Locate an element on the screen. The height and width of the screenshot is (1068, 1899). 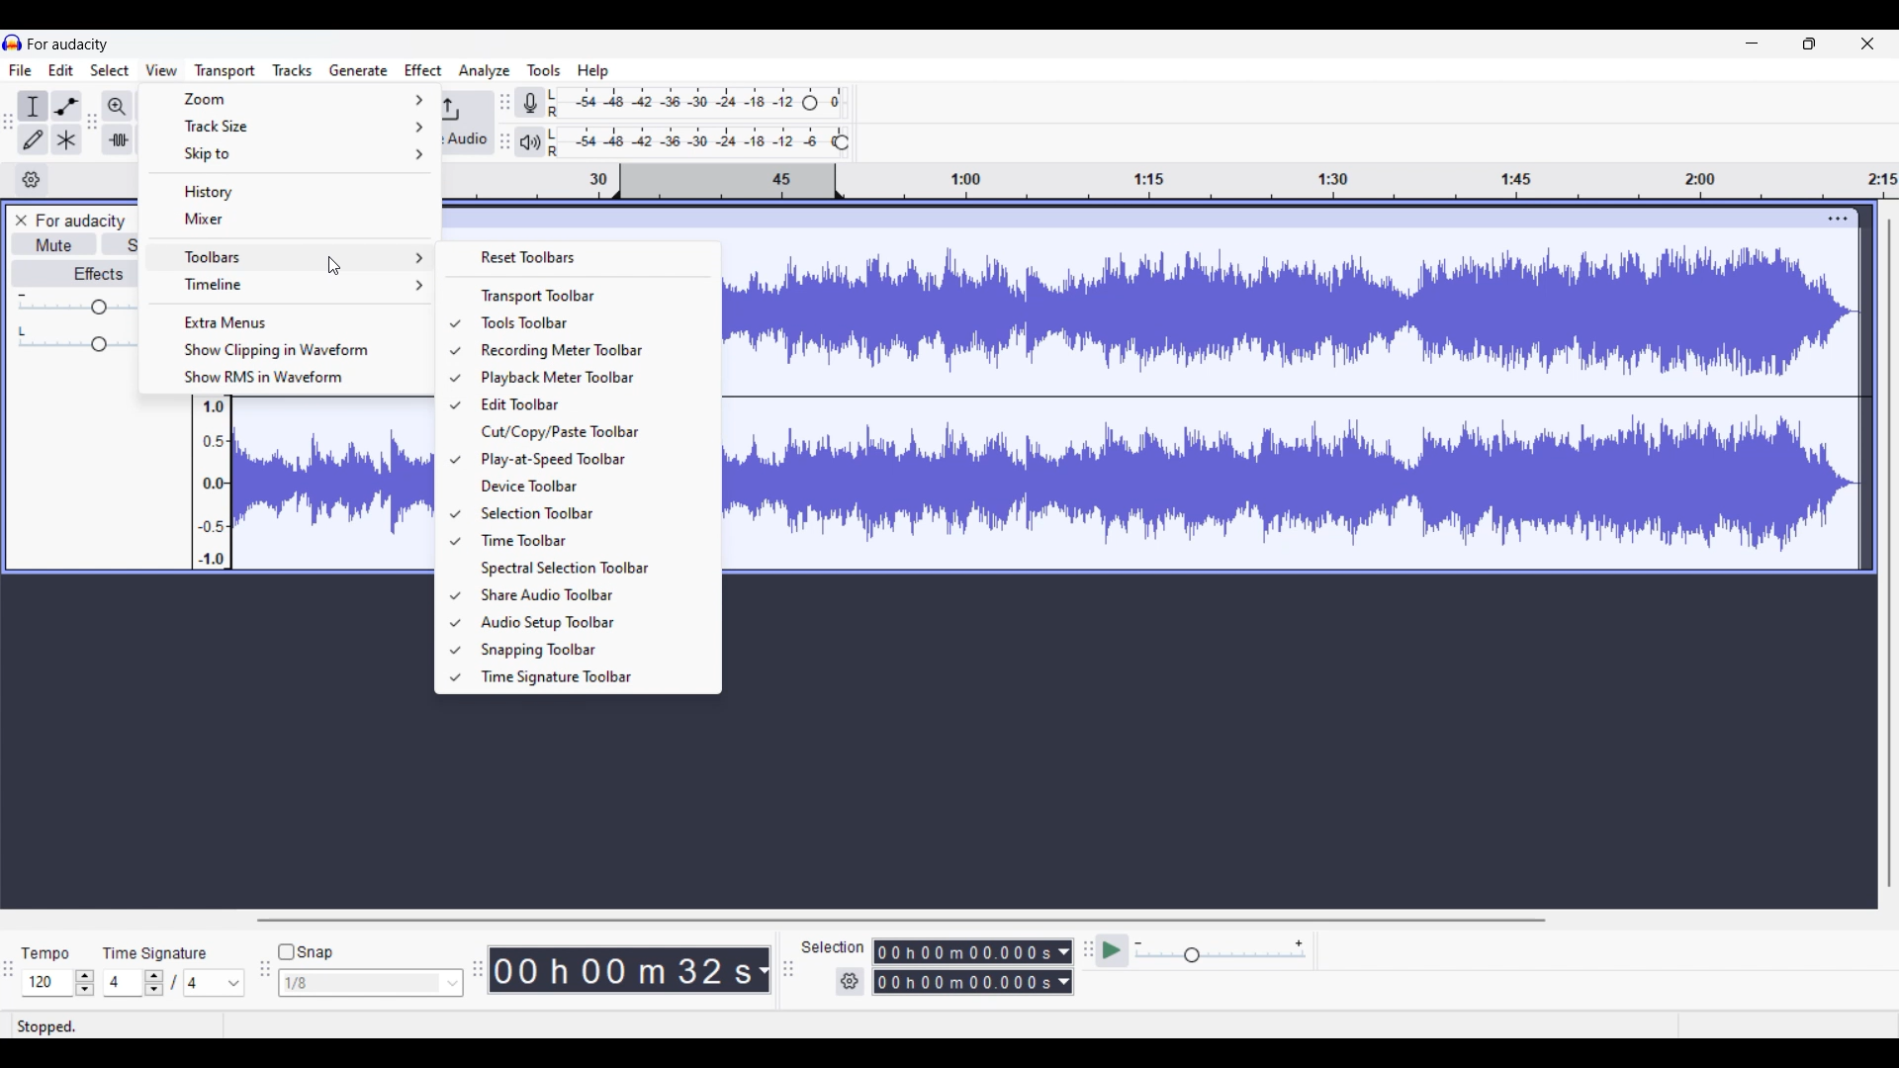
Tools toolbar is located at coordinates (588, 323).